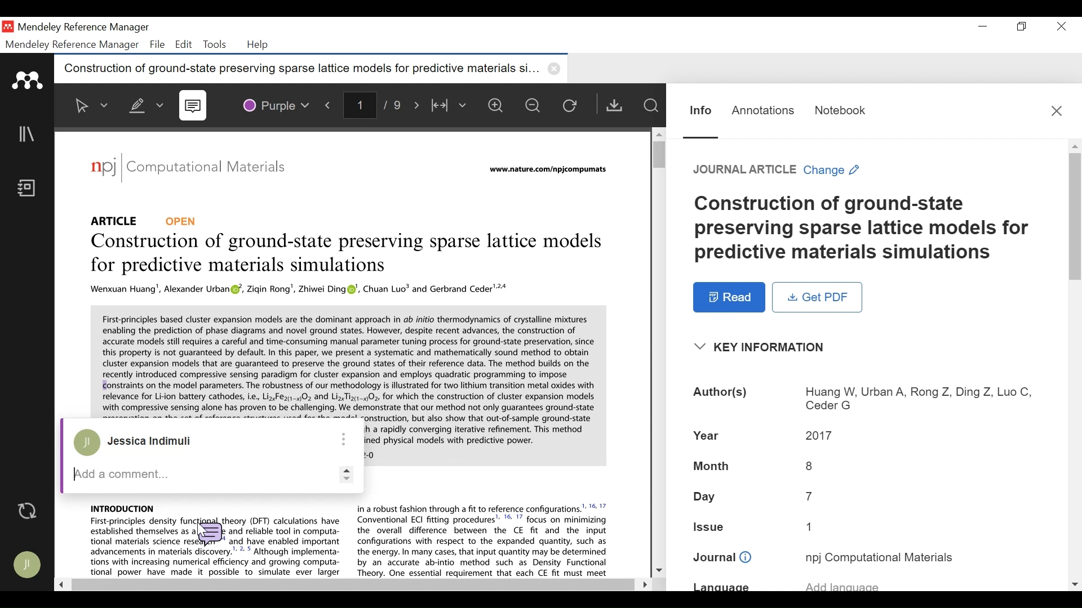 This screenshot has width=1082, height=608. Describe the element at coordinates (867, 398) in the screenshot. I see `Authors` at that location.